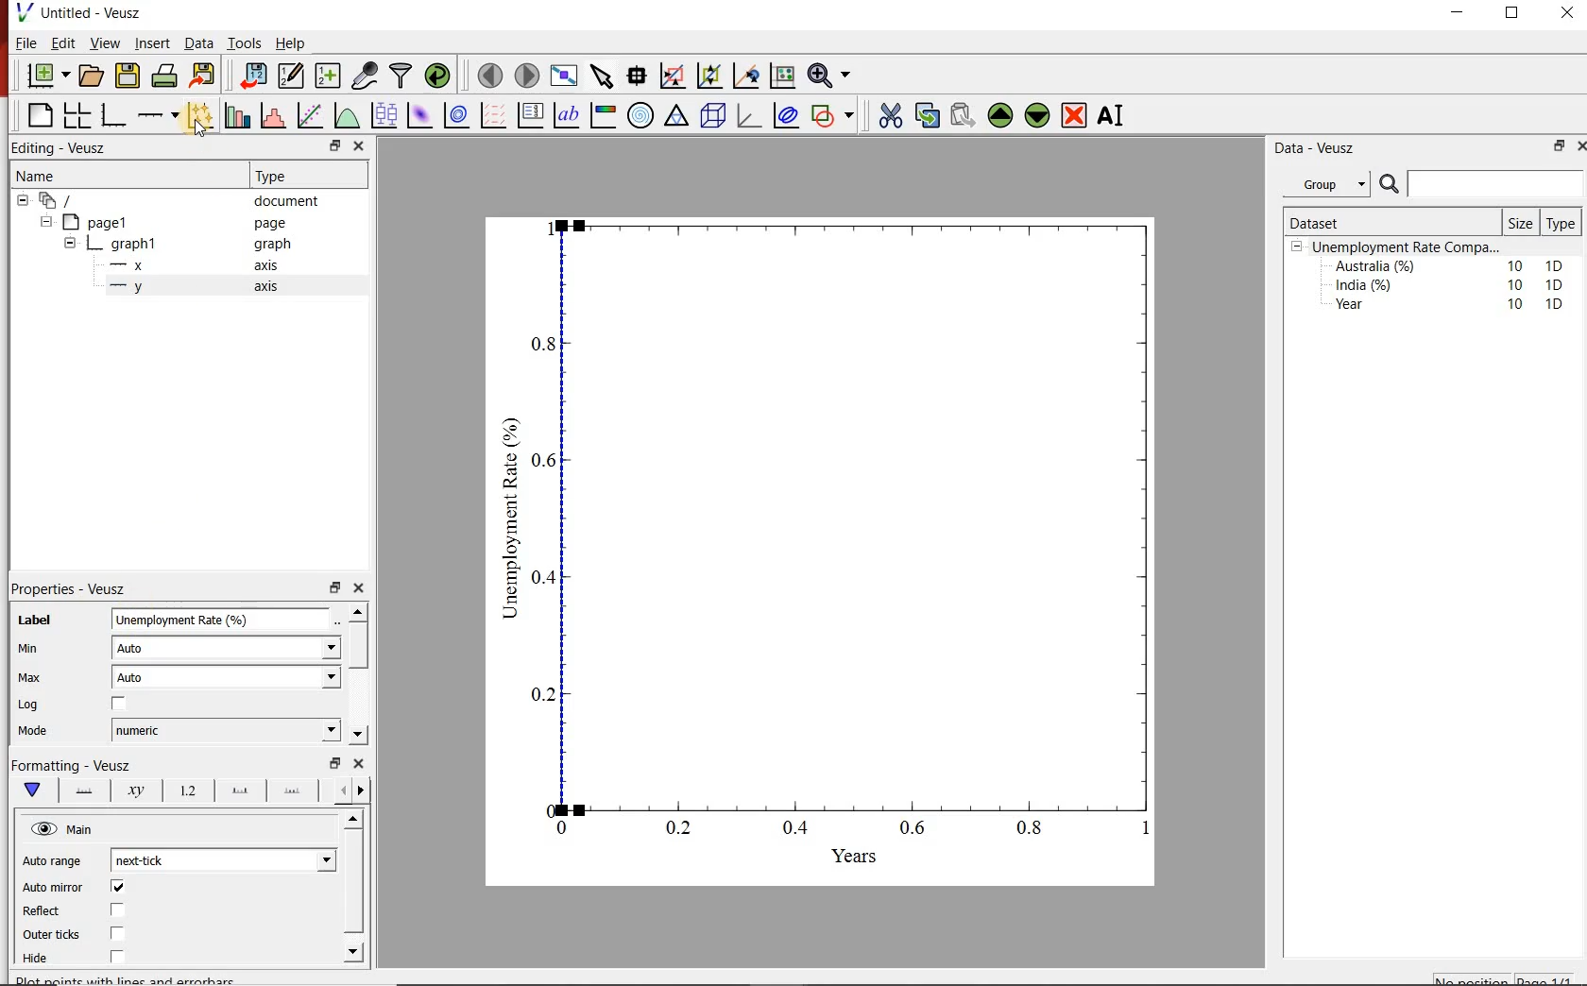 The image size is (1587, 986). What do you see at coordinates (1581, 144) in the screenshot?
I see `close` at bounding box center [1581, 144].